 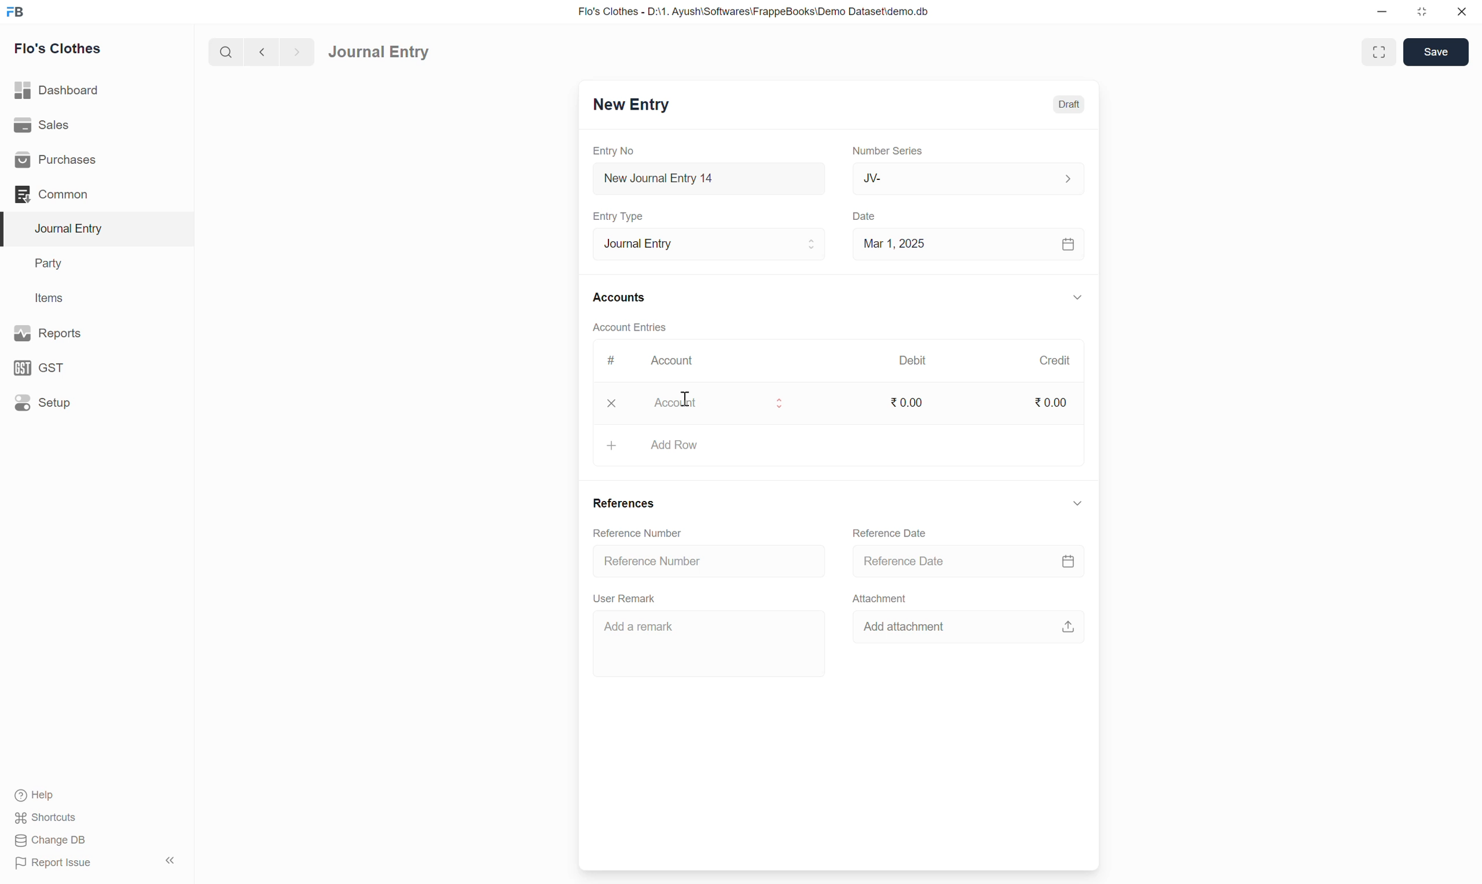 I want to click on +, so click(x=613, y=444).